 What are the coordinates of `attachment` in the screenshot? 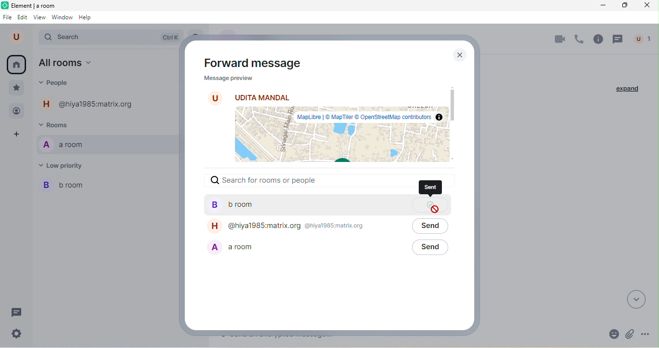 It's located at (632, 333).